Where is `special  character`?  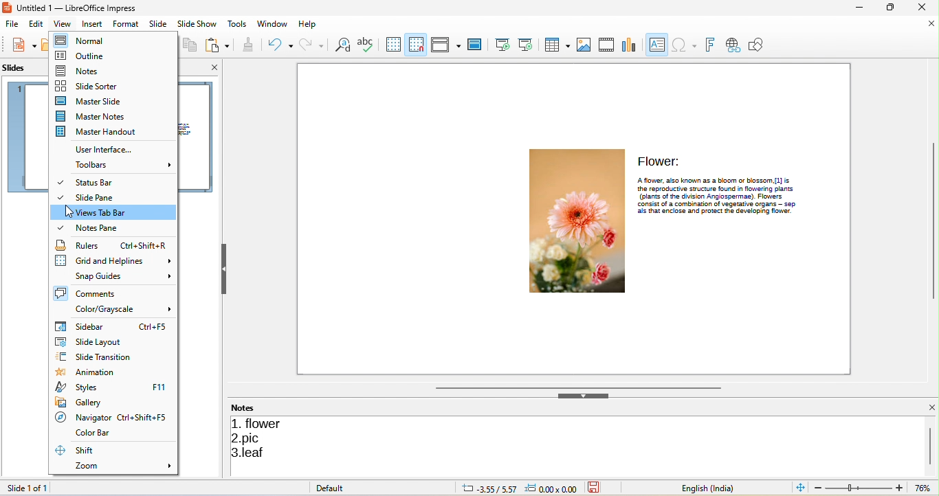
special  character is located at coordinates (684, 45).